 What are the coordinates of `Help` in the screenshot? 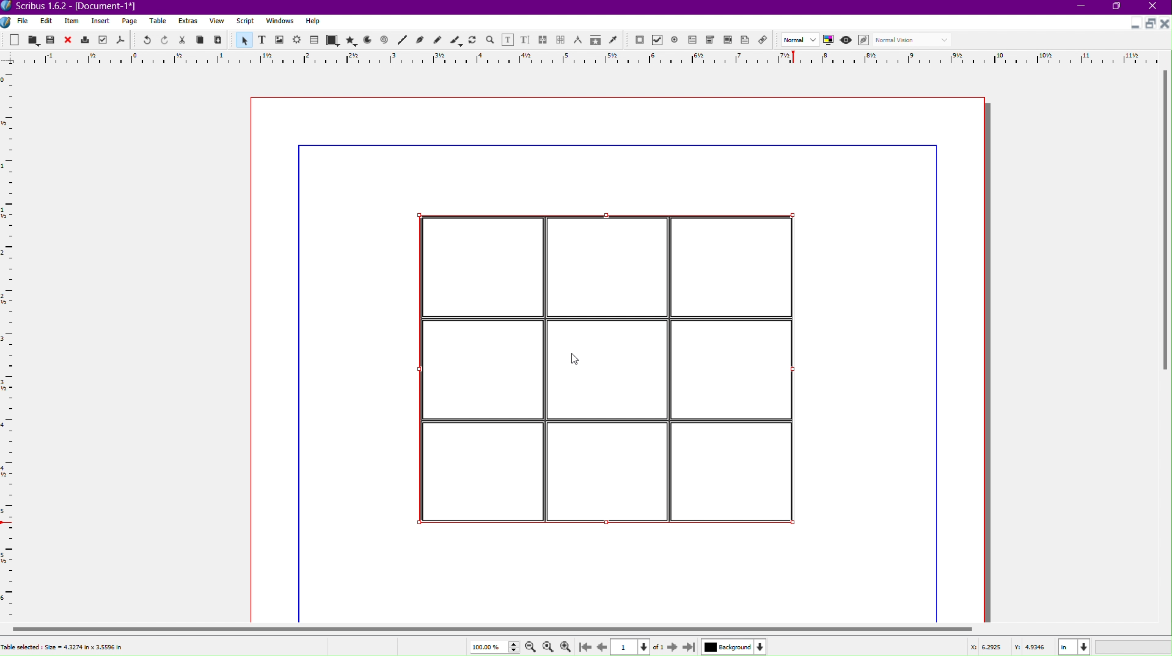 It's located at (313, 21).